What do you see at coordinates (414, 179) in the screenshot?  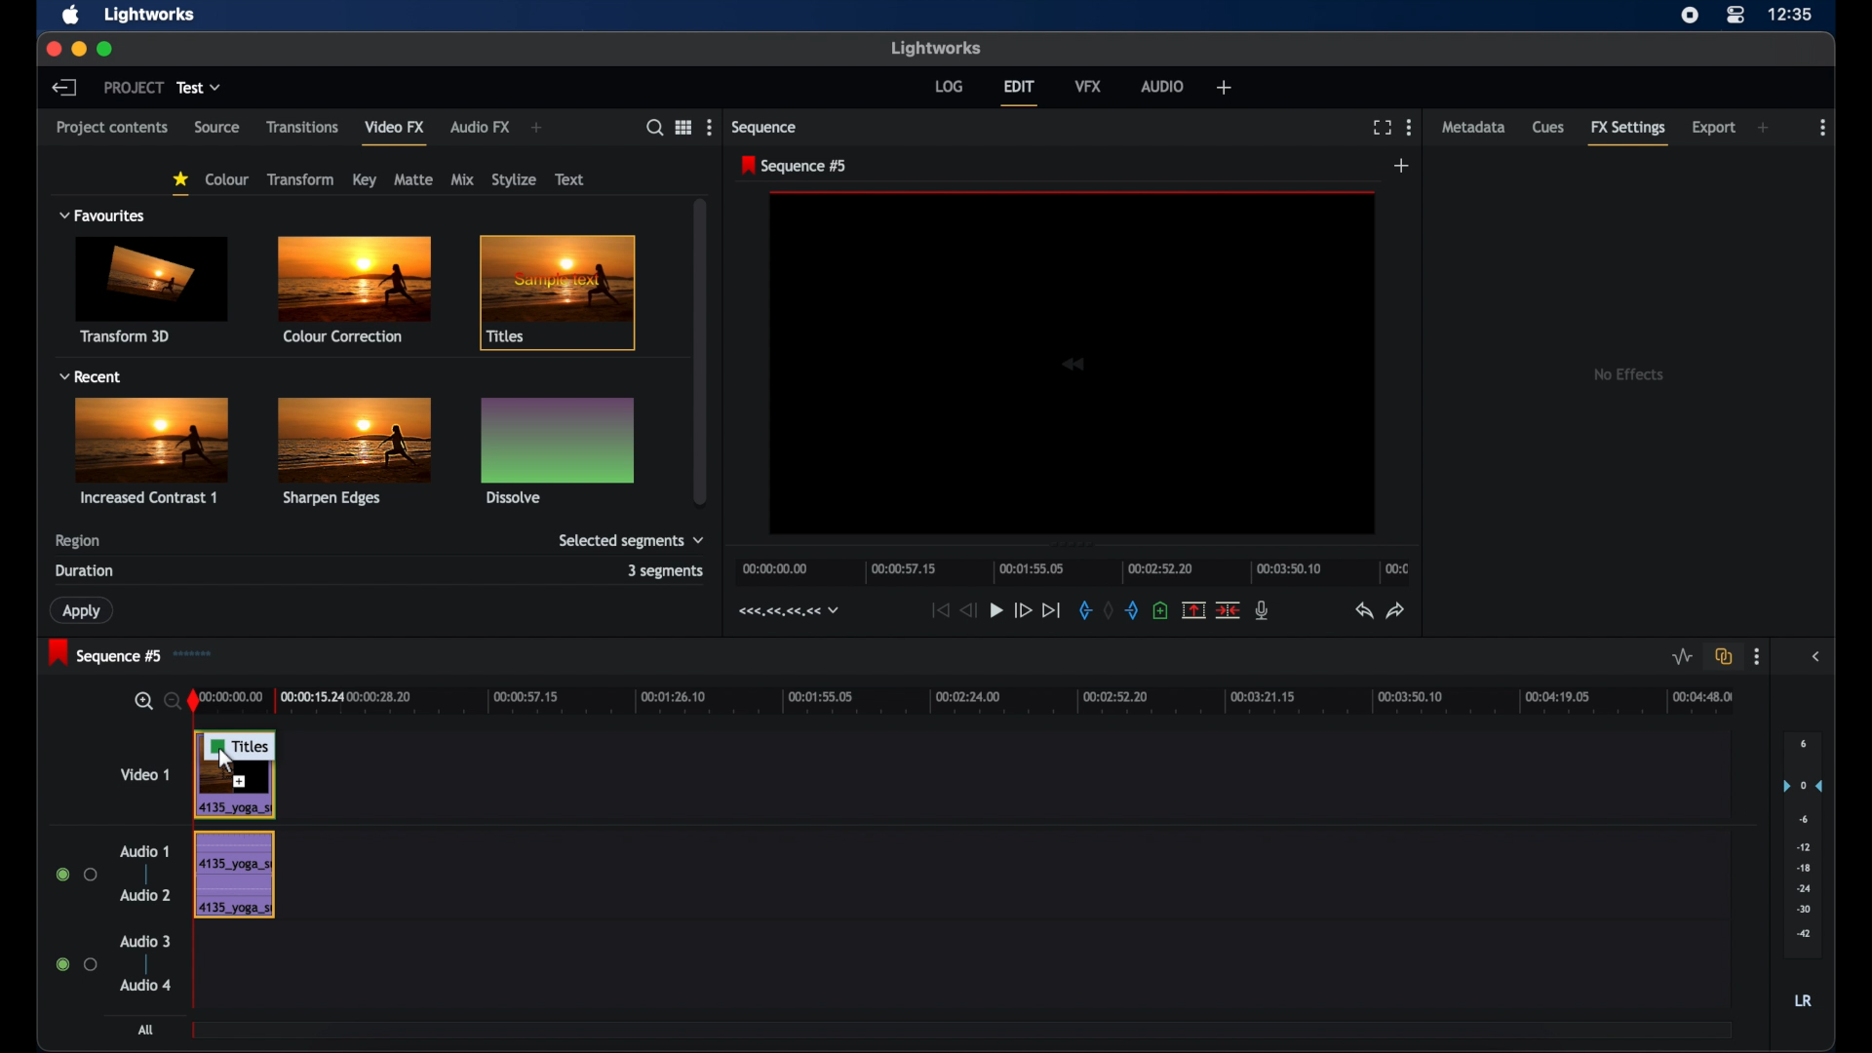 I see `matte` at bounding box center [414, 179].